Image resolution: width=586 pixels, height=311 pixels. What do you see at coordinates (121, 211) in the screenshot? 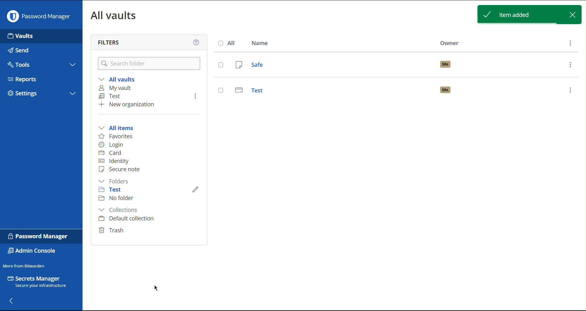
I see `Collections` at bounding box center [121, 211].